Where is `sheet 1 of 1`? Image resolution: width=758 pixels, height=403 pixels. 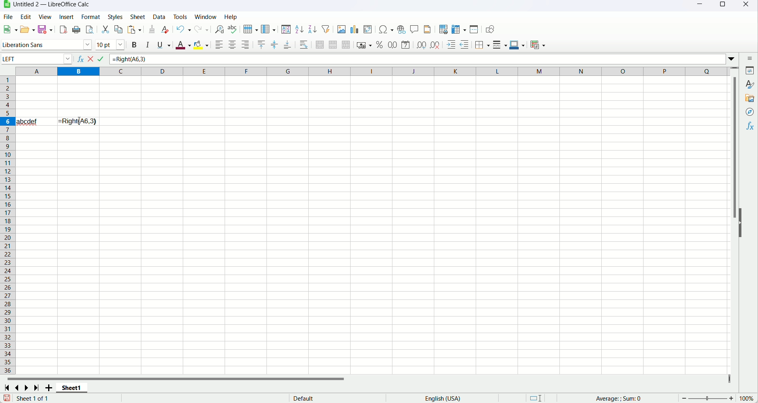 sheet 1 of 1 is located at coordinates (33, 398).